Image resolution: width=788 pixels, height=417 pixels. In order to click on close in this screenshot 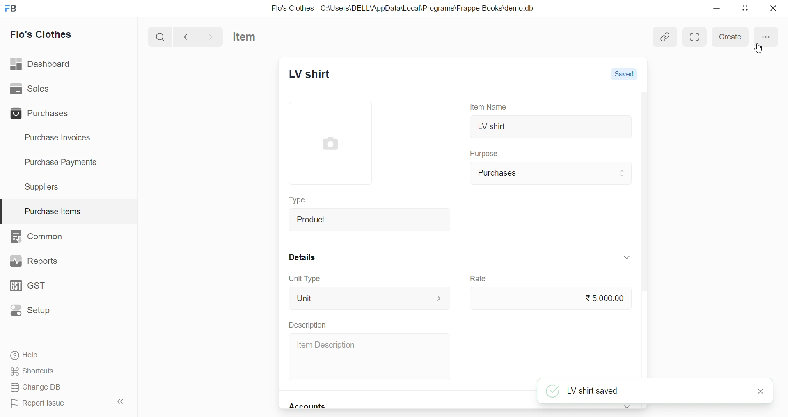, I will do `click(770, 8)`.